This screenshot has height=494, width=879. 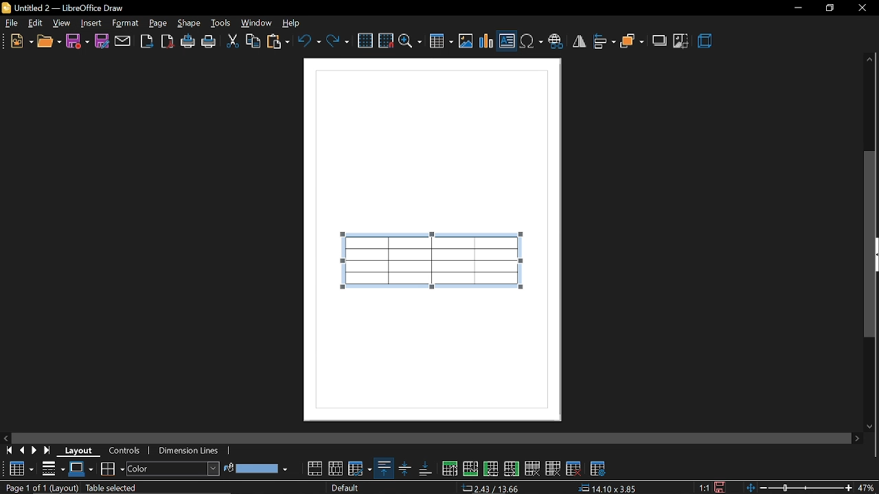 I want to click on help, so click(x=295, y=23).